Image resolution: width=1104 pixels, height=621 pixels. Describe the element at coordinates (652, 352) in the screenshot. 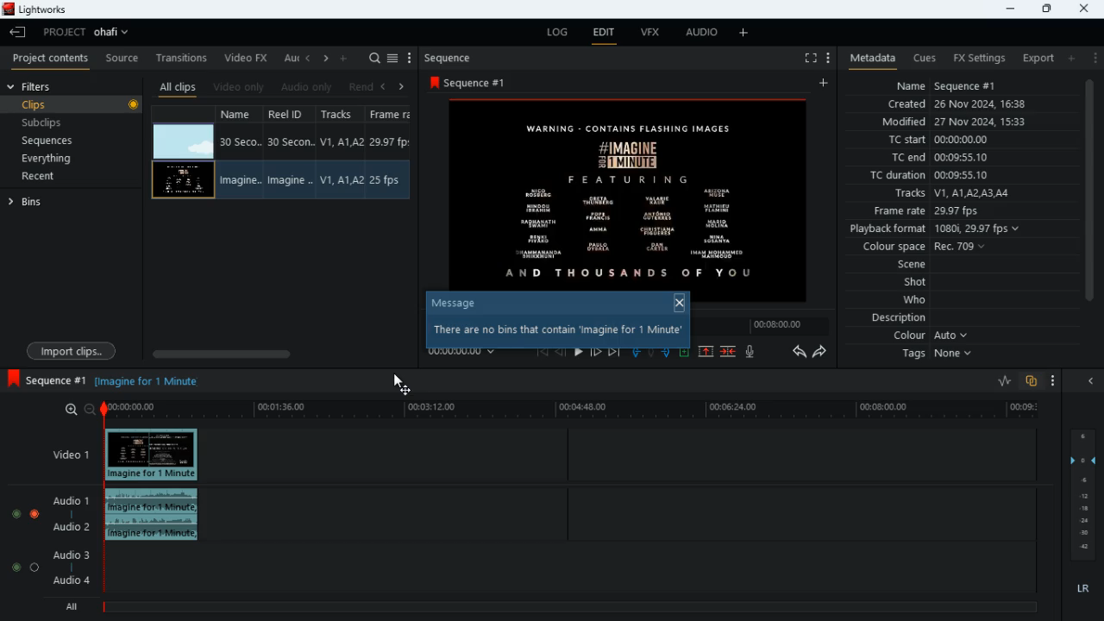

I see `hold` at that location.